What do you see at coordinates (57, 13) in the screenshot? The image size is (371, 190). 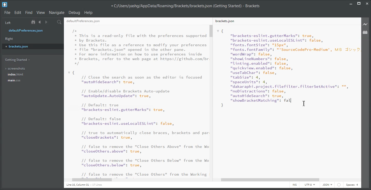 I see `Navigate` at bounding box center [57, 13].